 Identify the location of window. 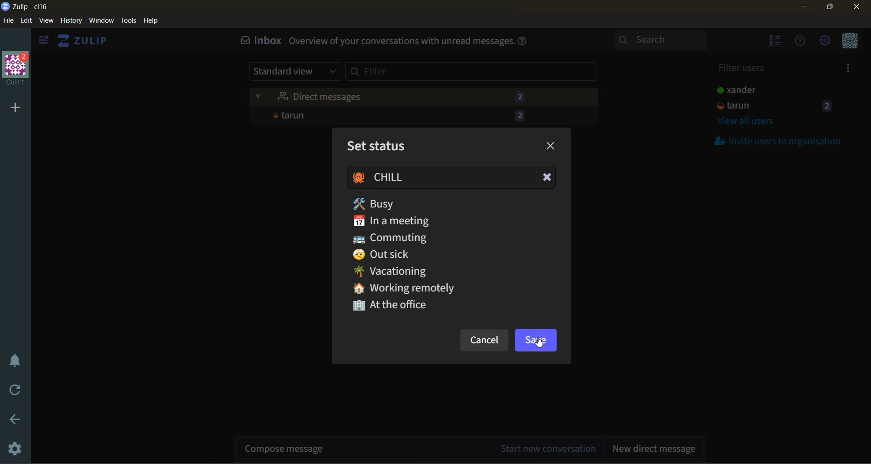
(103, 21).